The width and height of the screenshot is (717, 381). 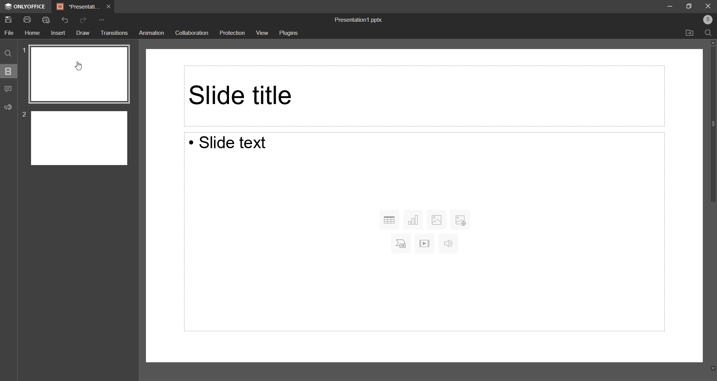 I want to click on Video, so click(x=424, y=243).